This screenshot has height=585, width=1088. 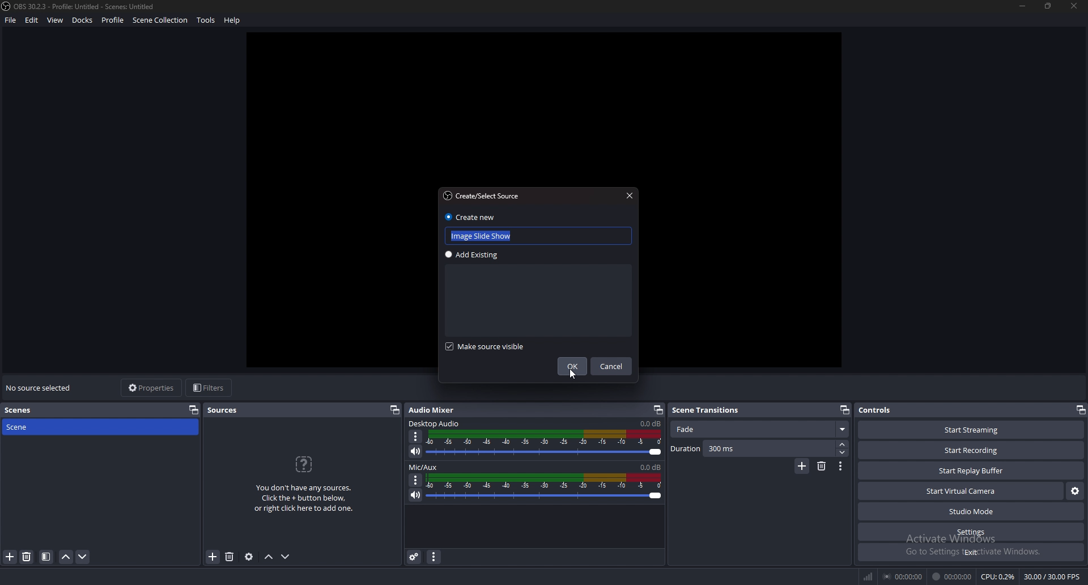 What do you see at coordinates (82, 20) in the screenshot?
I see `docks` at bounding box center [82, 20].